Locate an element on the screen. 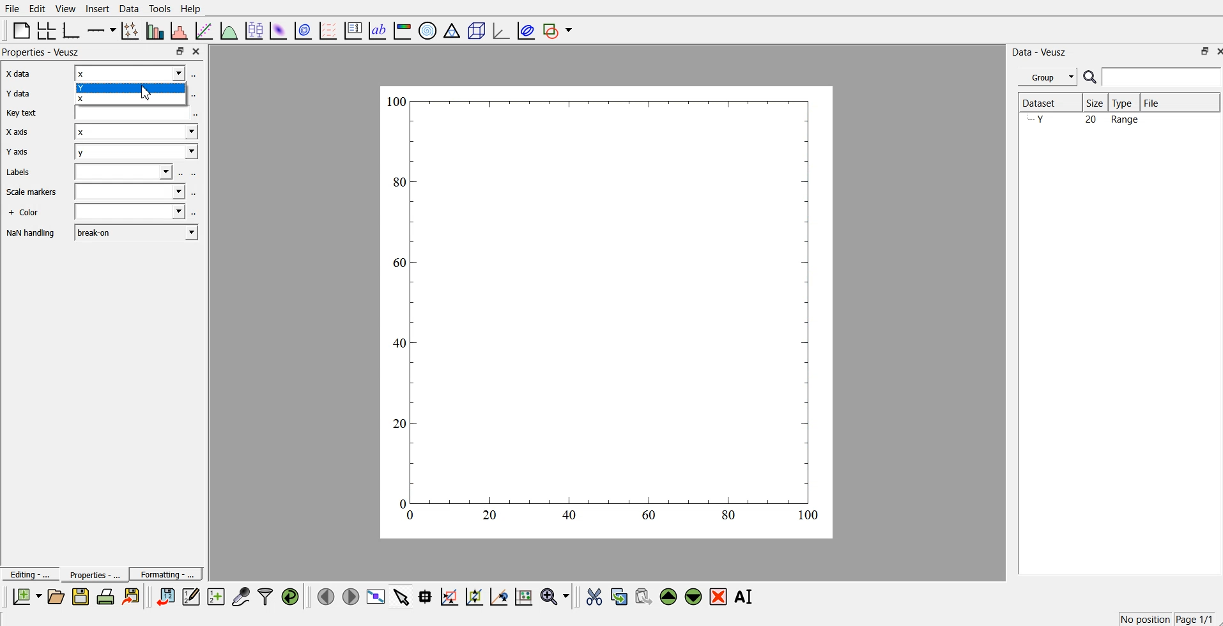 This screenshot has width=1223, height=626. arrange a graph in a grid is located at coordinates (47, 29).